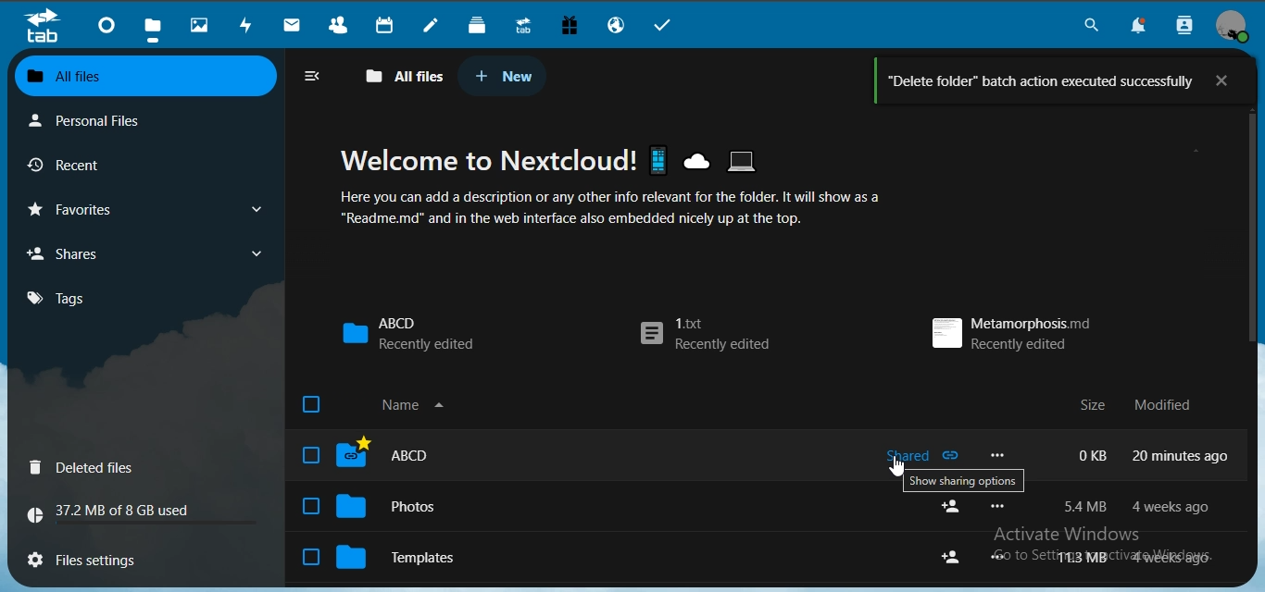 The width and height of the screenshot is (1265, 592). I want to click on shared, so click(925, 459).